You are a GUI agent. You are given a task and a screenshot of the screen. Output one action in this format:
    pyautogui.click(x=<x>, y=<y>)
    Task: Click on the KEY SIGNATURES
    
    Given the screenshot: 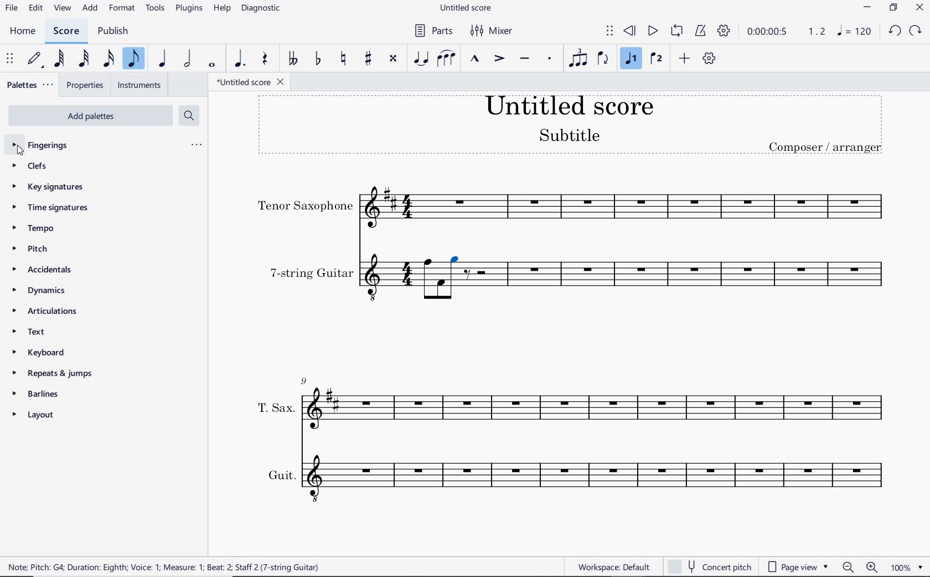 What is the action you would take?
    pyautogui.click(x=53, y=186)
    